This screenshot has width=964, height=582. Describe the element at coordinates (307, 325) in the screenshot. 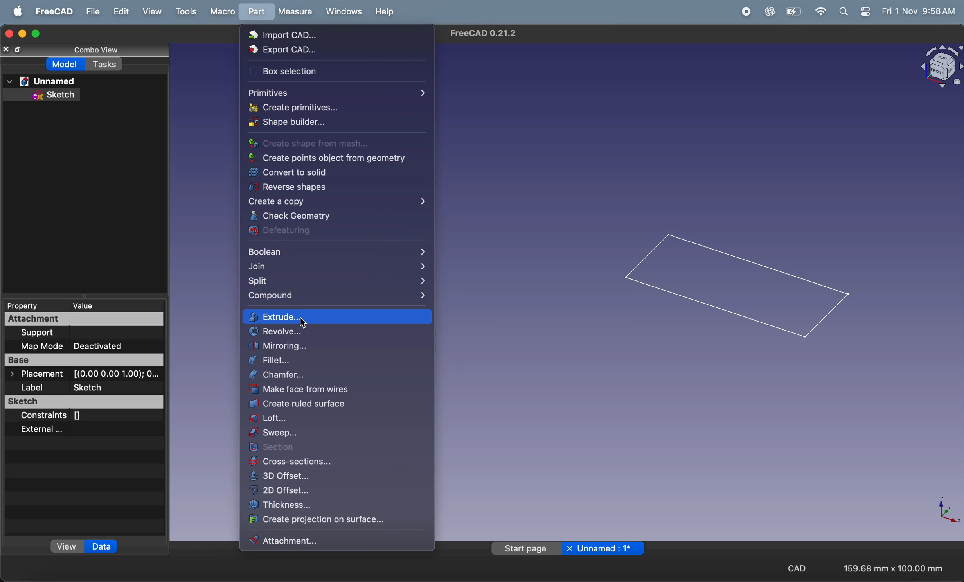

I see `Cursor` at that location.